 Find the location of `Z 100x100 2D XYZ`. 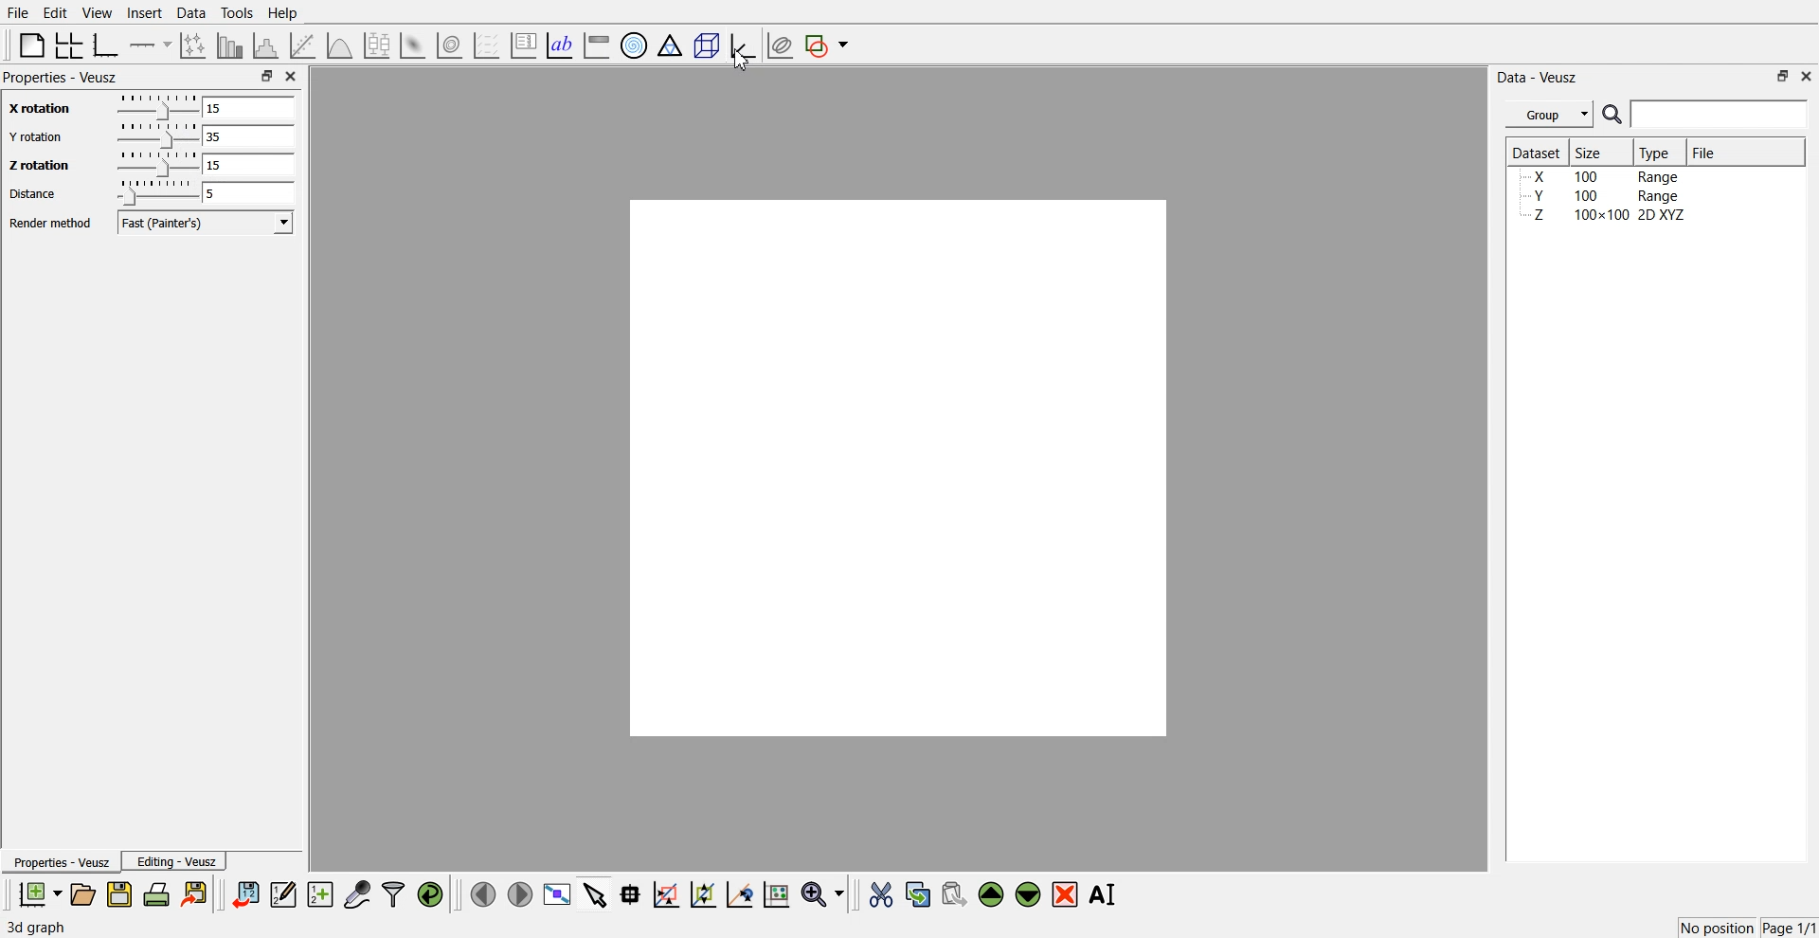

Z 100x100 2D XYZ is located at coordinates (1606, 215).